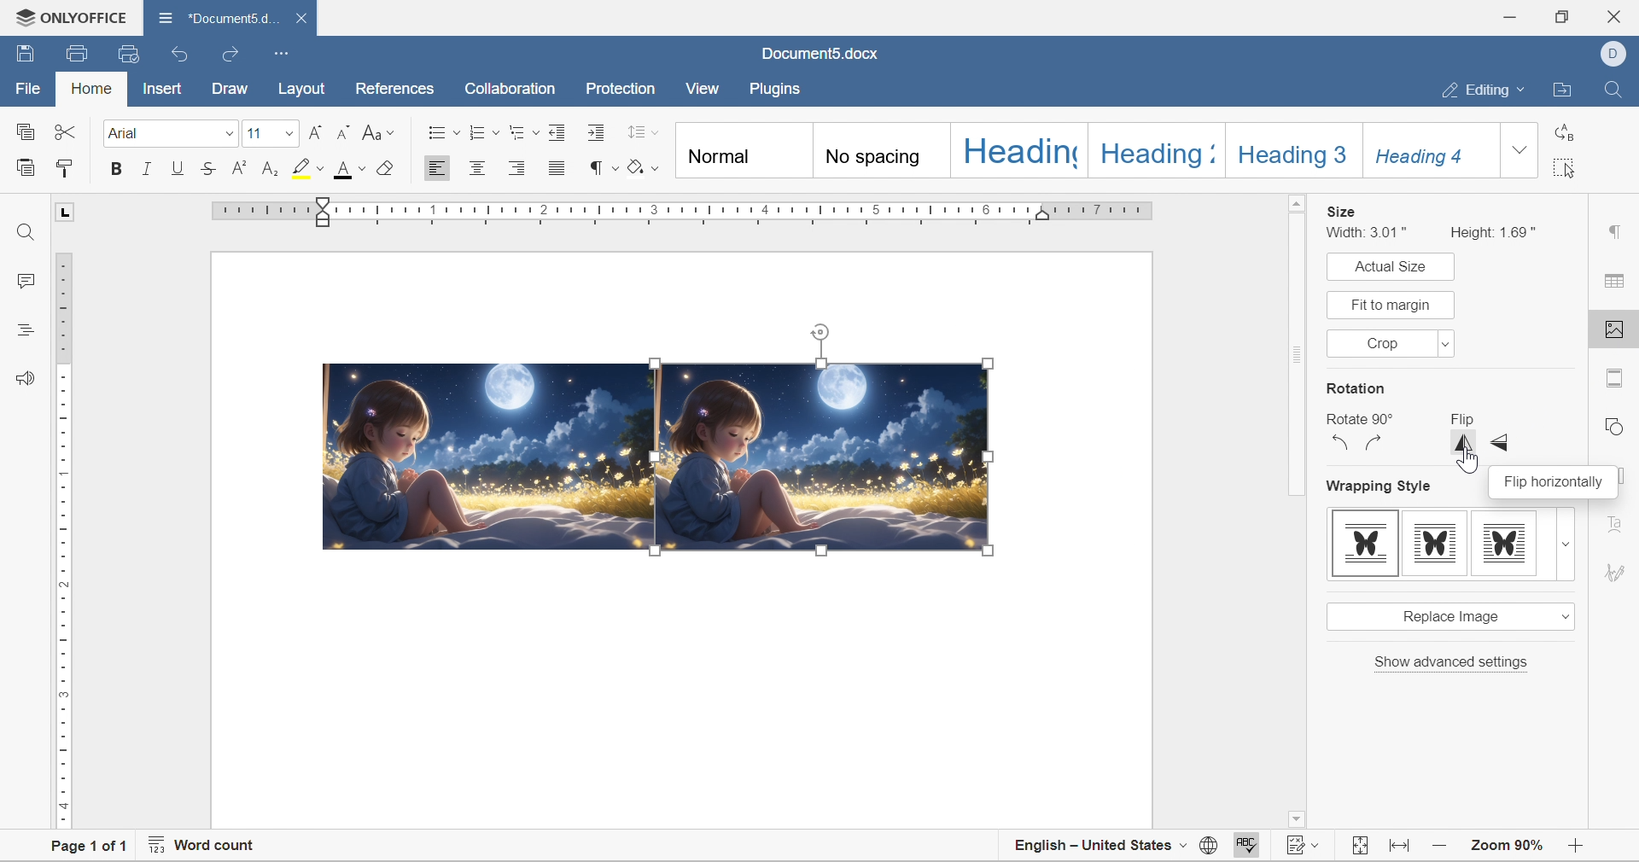 The height and width of the screenshot is (862, 1639). I want to click on cut, so click(66, 130).